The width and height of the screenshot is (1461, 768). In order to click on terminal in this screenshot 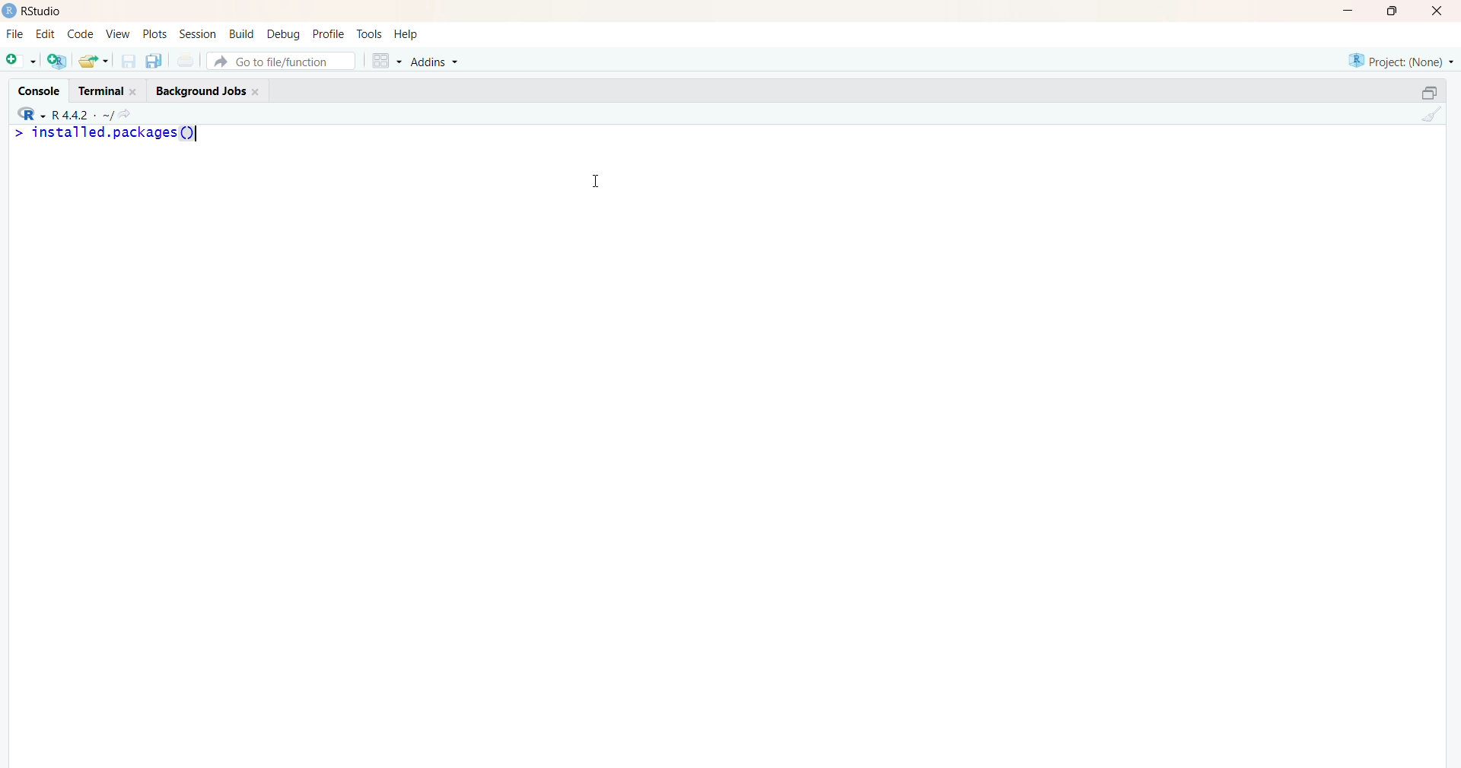, I will do `click(107, 90)`.